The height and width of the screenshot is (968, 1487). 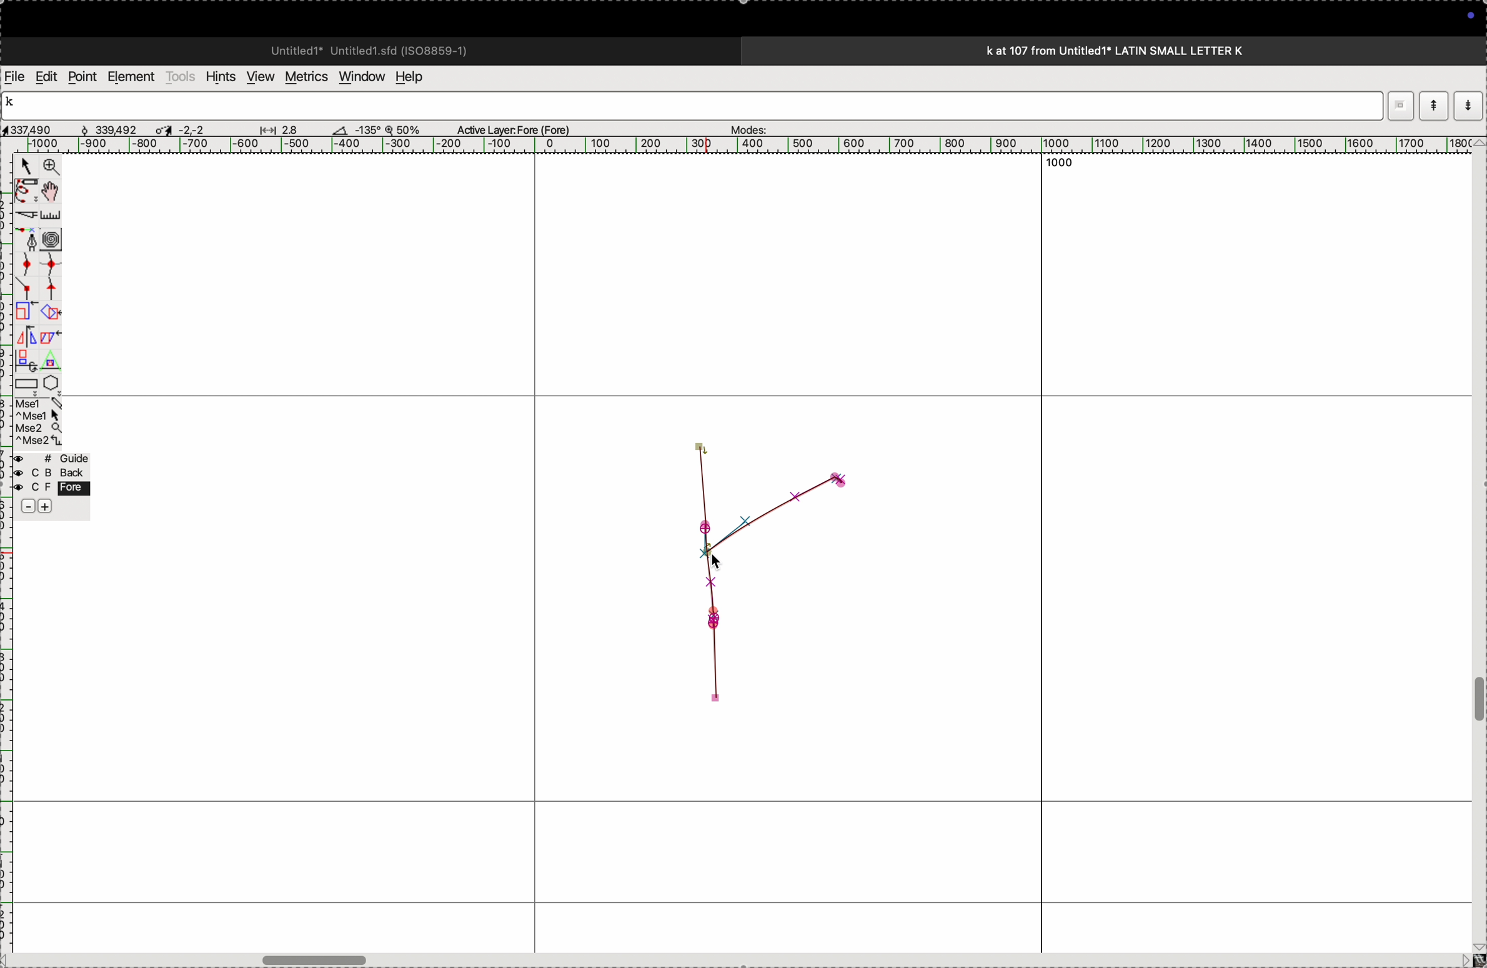 I want to click on hints, so click(x=218, y=76).